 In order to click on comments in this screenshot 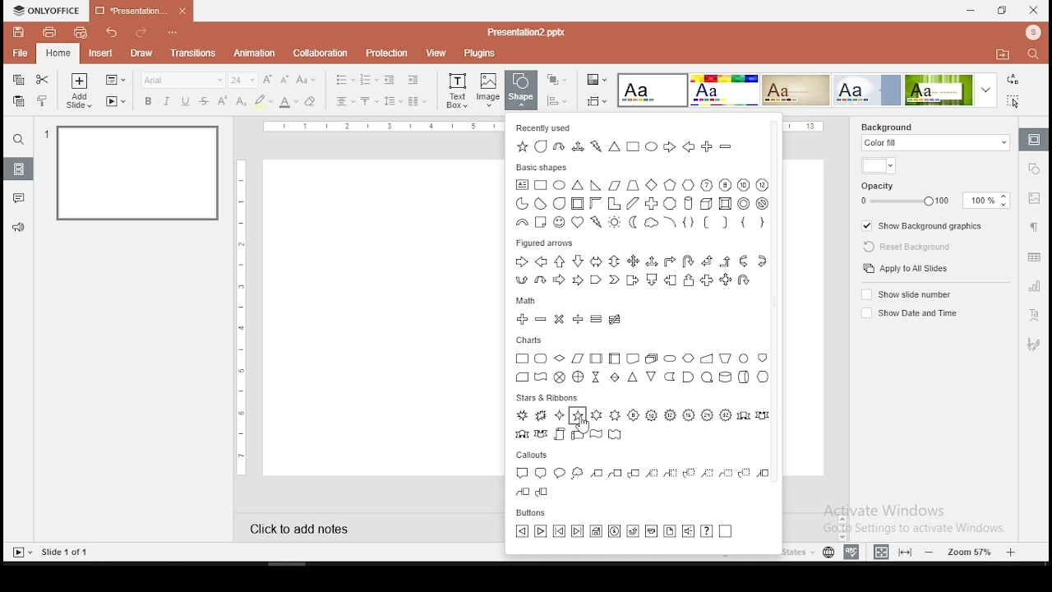, I will do `click(18, 198)`.